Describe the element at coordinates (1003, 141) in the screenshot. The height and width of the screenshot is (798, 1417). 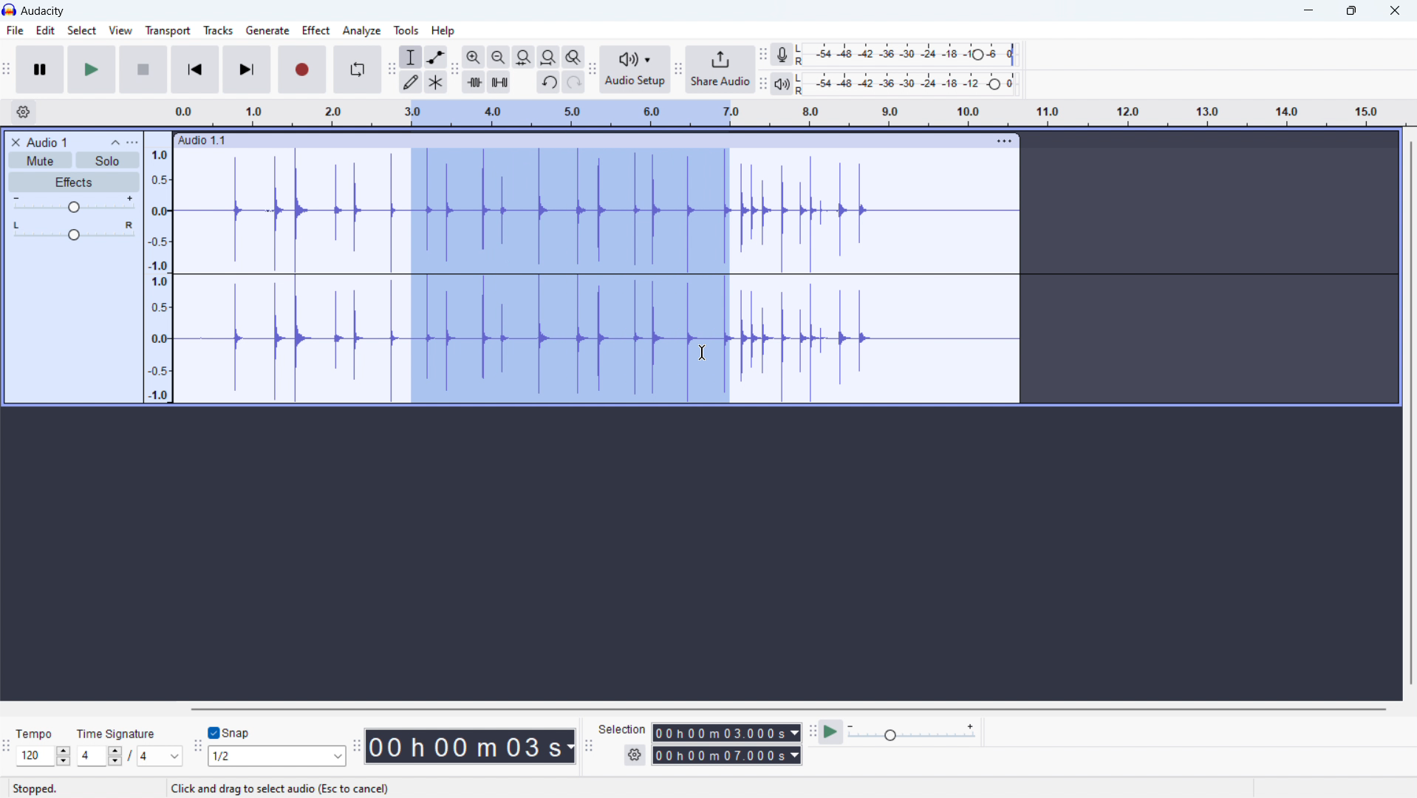
I see `menu` at that location.